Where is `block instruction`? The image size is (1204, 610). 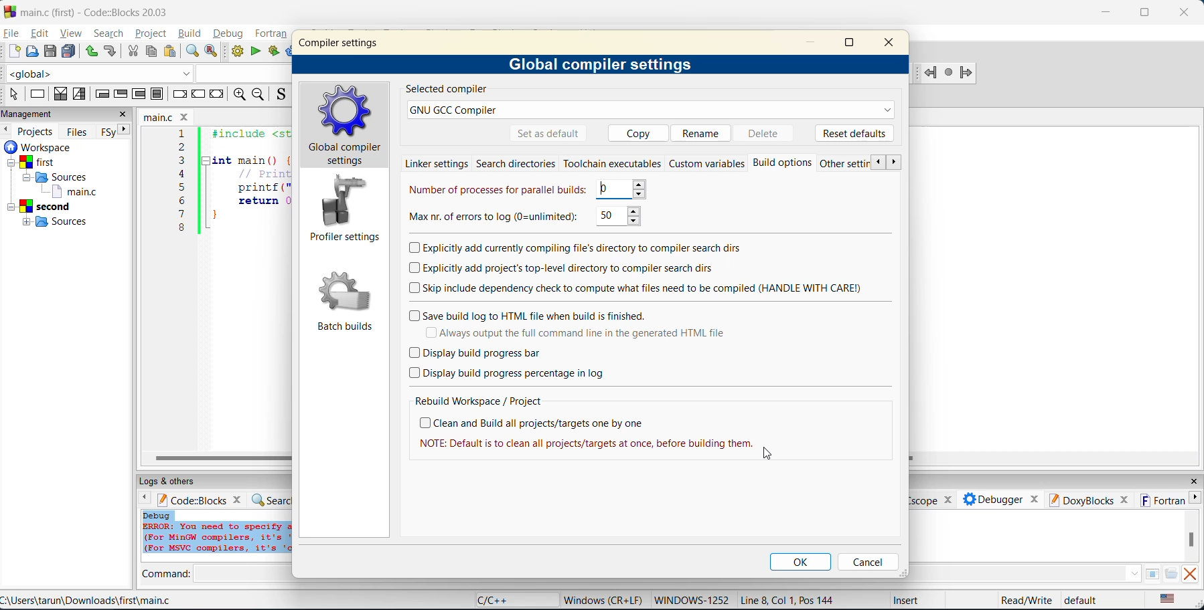 block instruction is located at coordinates (158, 94).